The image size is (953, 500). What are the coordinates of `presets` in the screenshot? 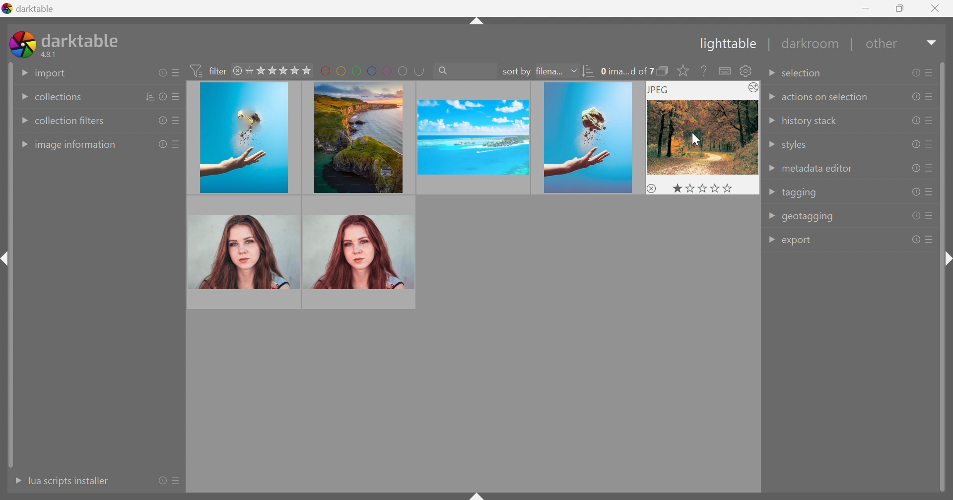 It's located at (175, 73).